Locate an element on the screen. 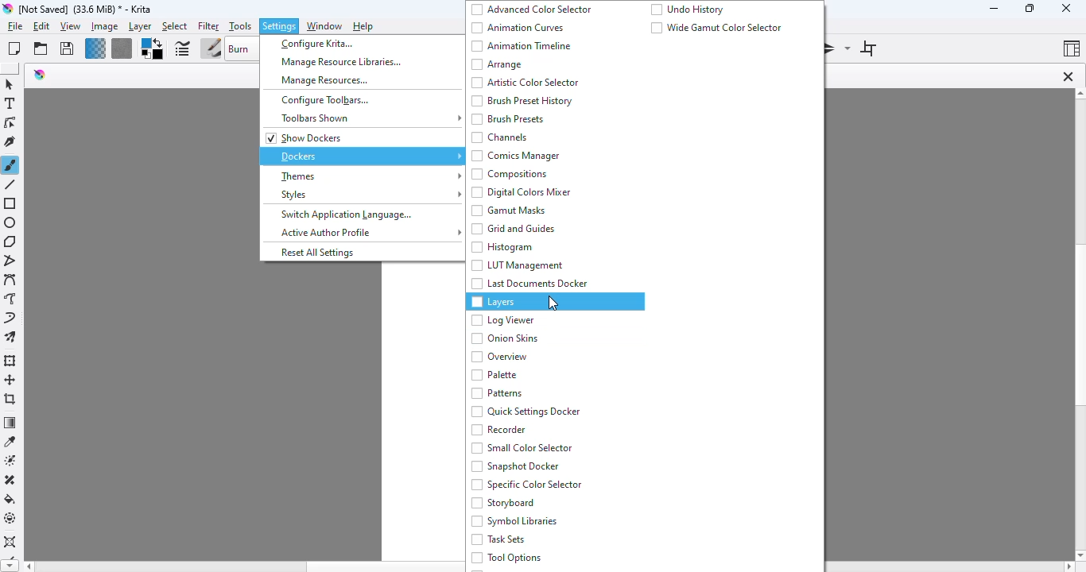 The image size is (1086, 572). fill gradients is located at coordinates (95, 48).